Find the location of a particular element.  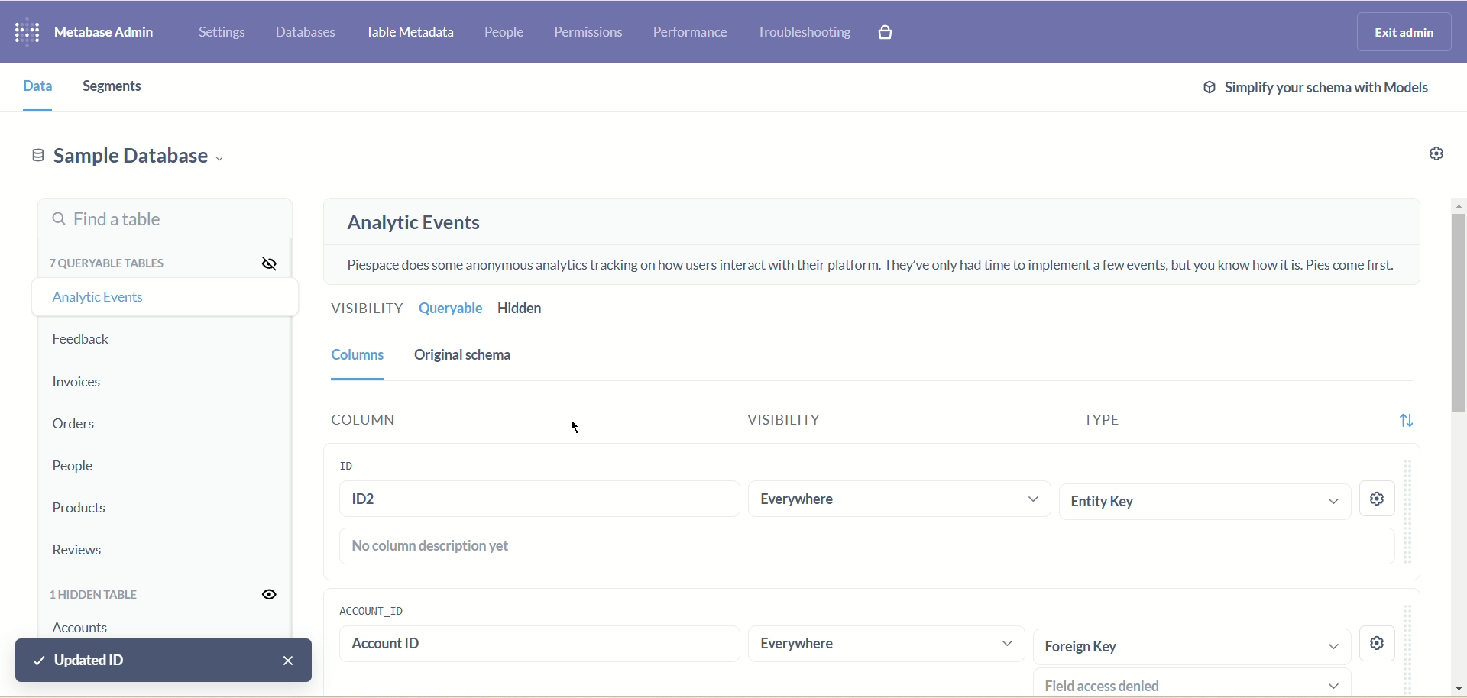

Foreign Key is located at coordinates (1188, 645).